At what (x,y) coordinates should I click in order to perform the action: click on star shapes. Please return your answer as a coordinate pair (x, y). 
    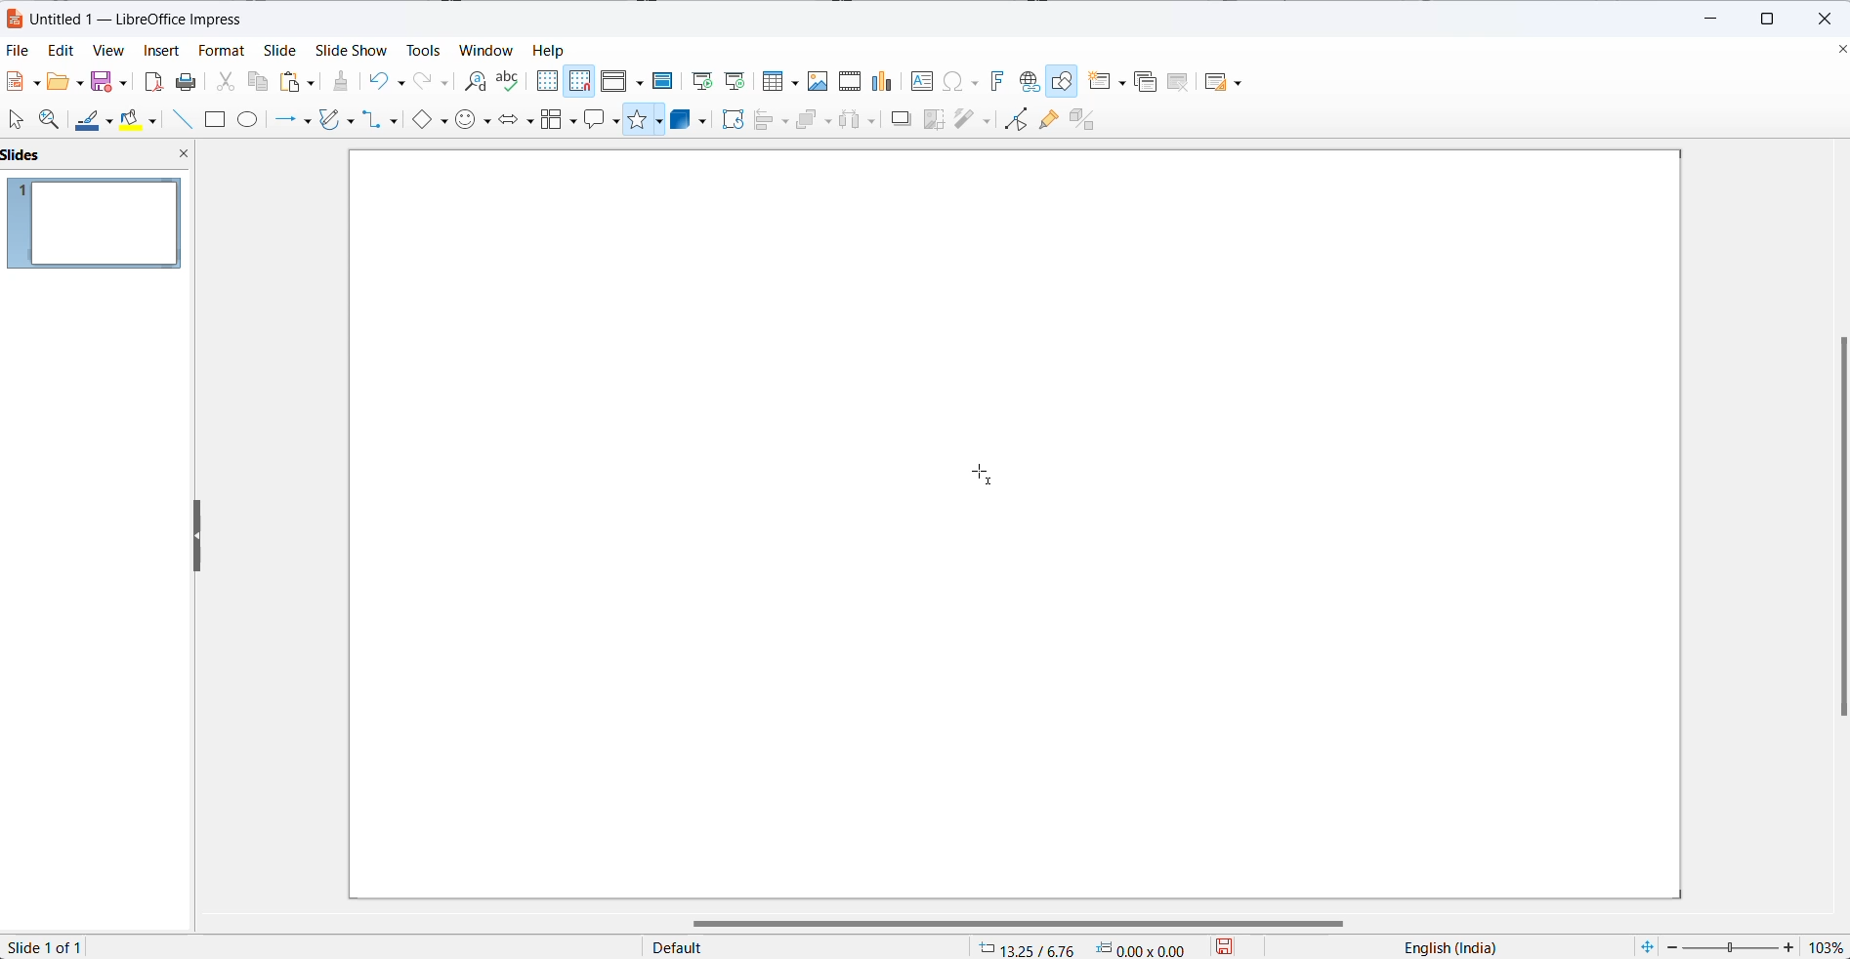
    Looking at the image, I should click on (645, 123).